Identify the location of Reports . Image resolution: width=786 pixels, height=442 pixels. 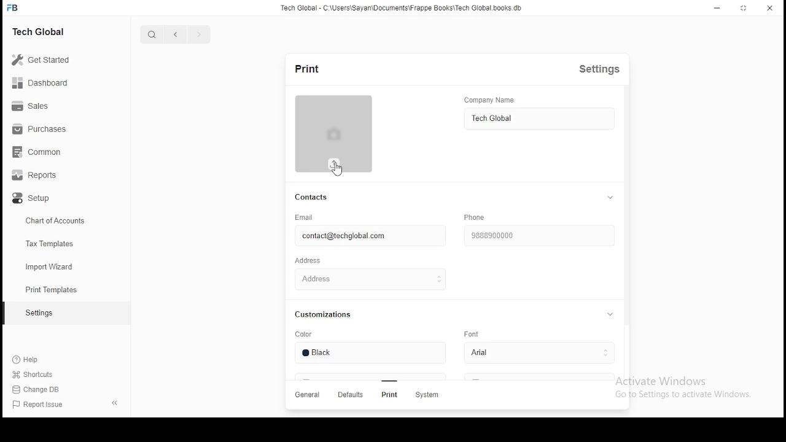
(50, 177).